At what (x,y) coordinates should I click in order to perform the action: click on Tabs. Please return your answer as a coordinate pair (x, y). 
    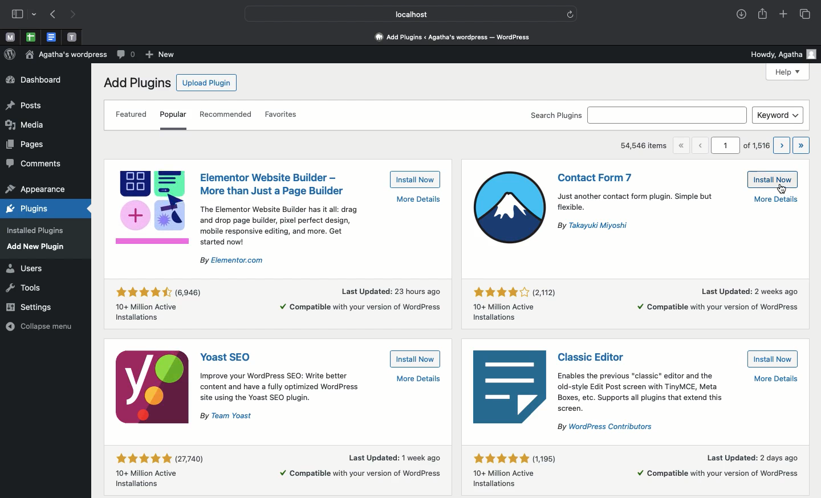
    Looking at the image, I should click on (806, 14).